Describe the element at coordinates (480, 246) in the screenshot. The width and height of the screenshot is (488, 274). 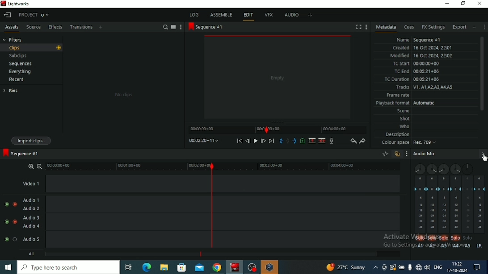
I see `LR` at that location.